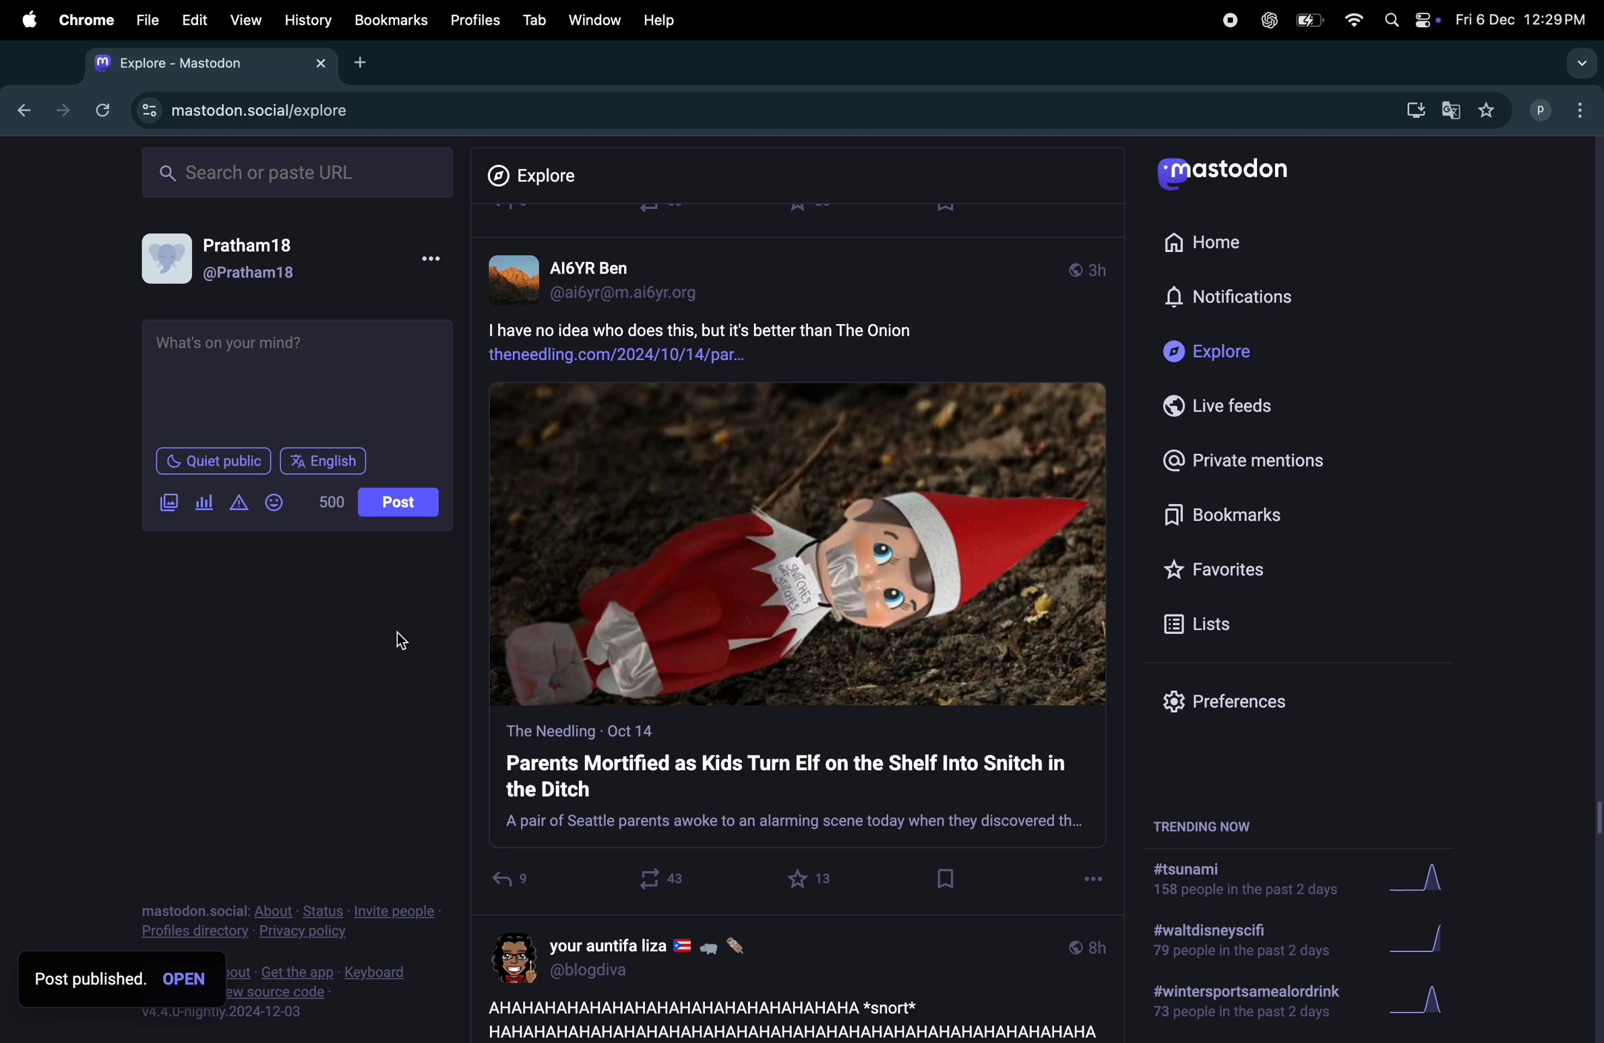 Image resolution: width=1604 pixels, height=1043 pixels. Describe the element at coordinates (660, 20) in the screenshot. I see `help` at that location.